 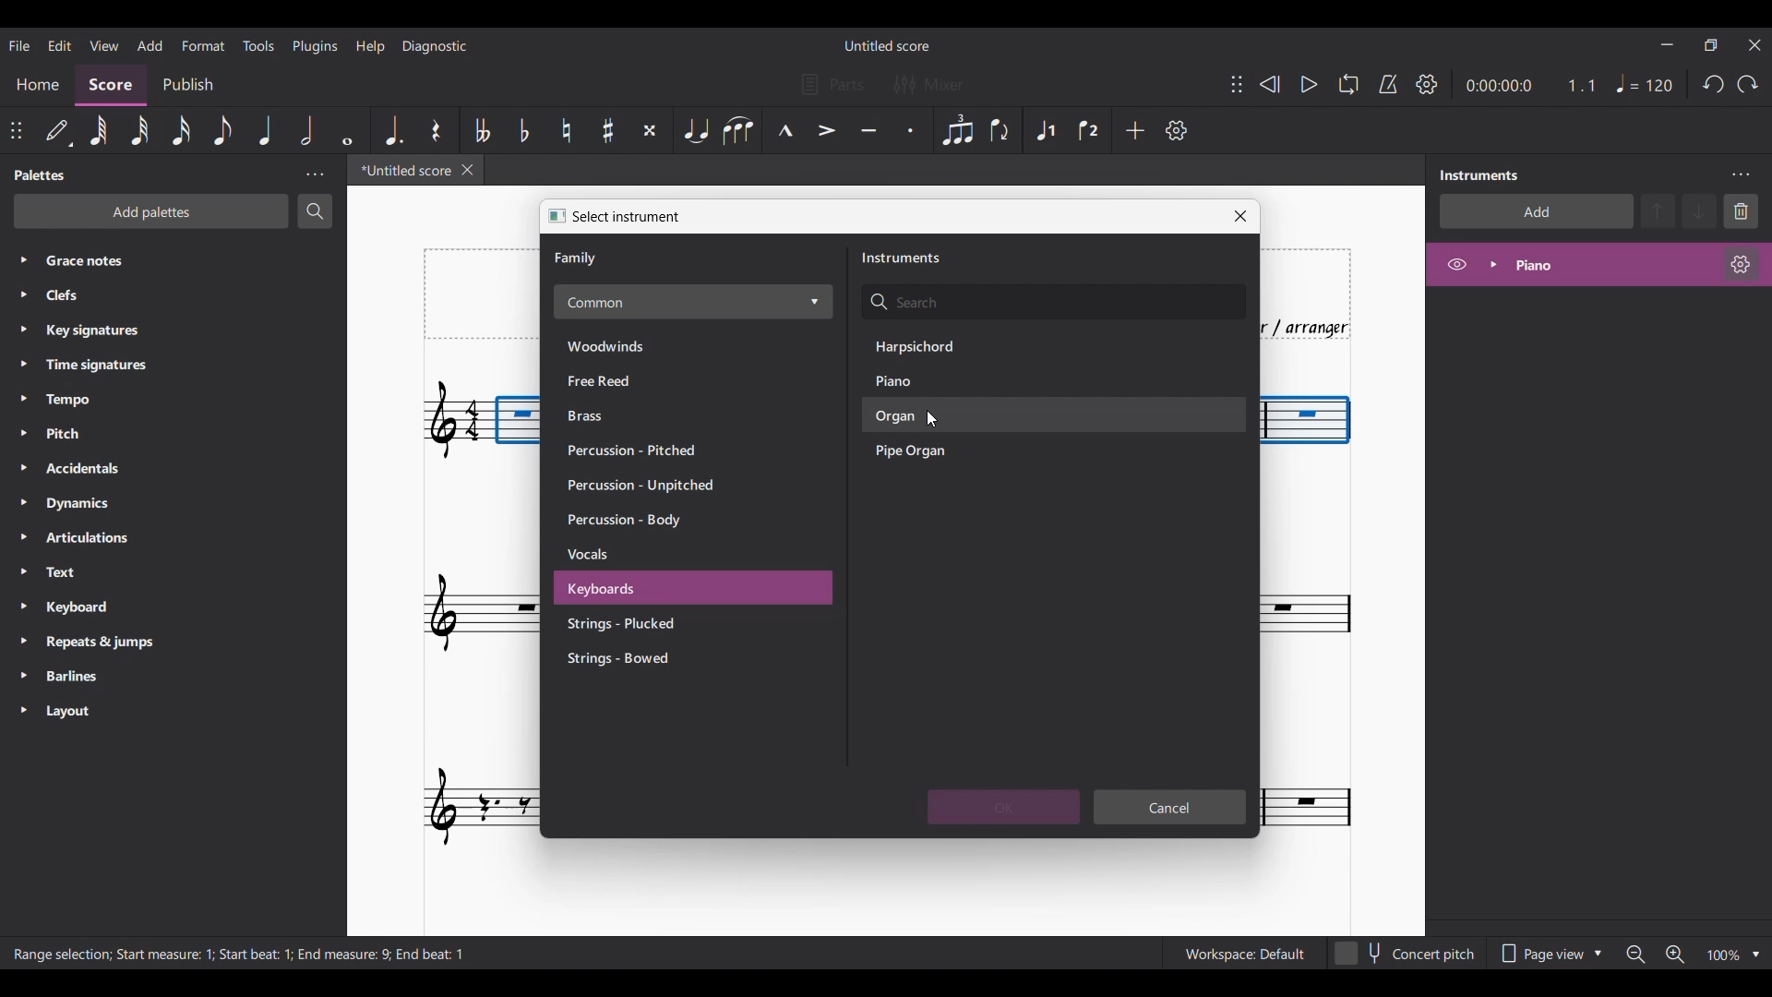 I want to click on /arranger, so click(x=1317, y=326).